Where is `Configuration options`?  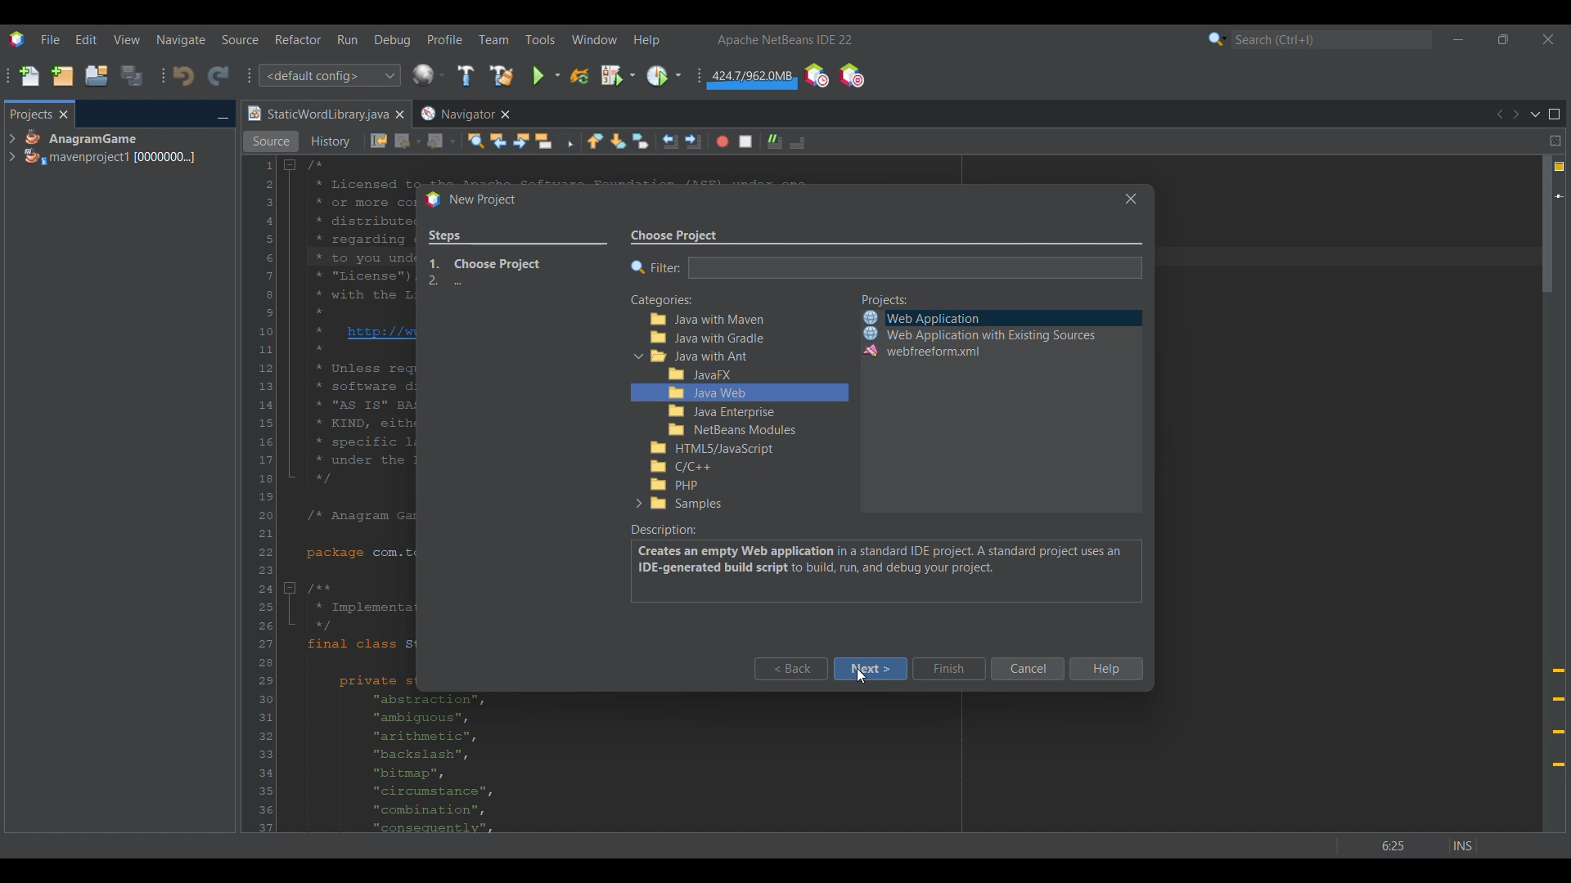 Configuration options is located at coordinates (329, 75).